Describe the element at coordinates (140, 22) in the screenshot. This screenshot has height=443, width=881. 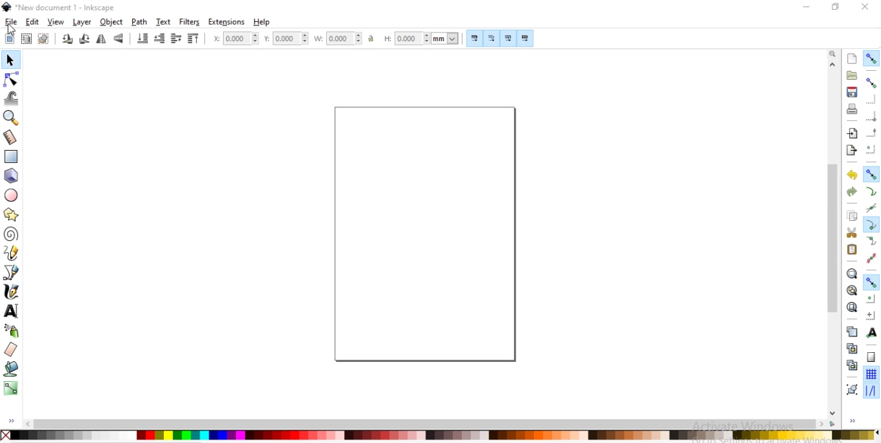
I see `path` at that location.